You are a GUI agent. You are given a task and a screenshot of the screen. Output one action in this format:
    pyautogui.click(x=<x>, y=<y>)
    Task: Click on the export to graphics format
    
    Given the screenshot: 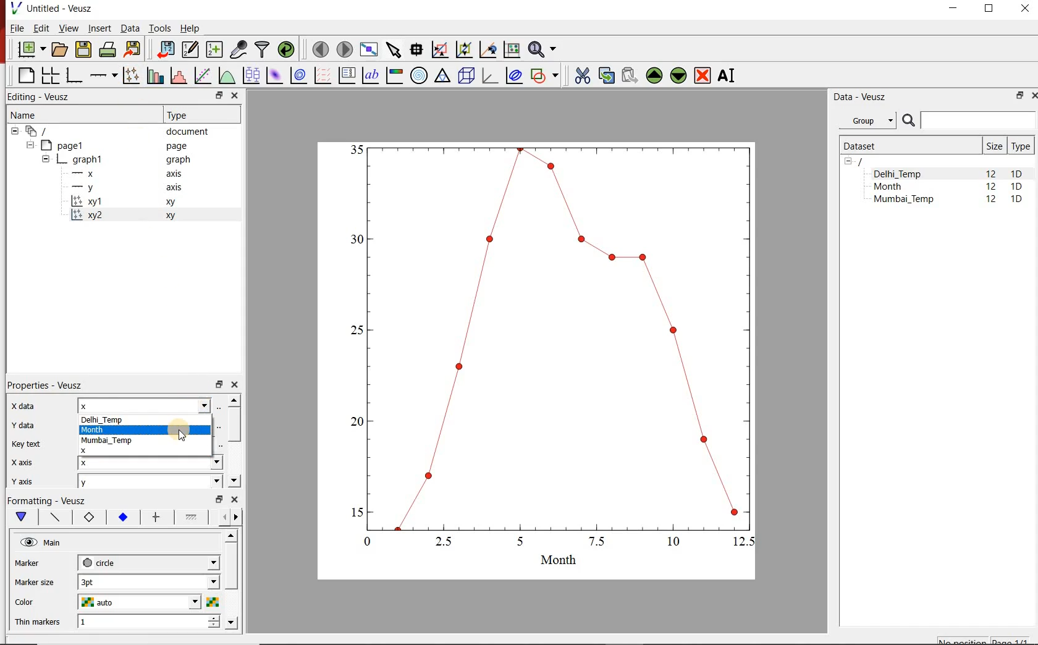 What is the action you would take?
    pyautogui.click(x=133, y=49)
    